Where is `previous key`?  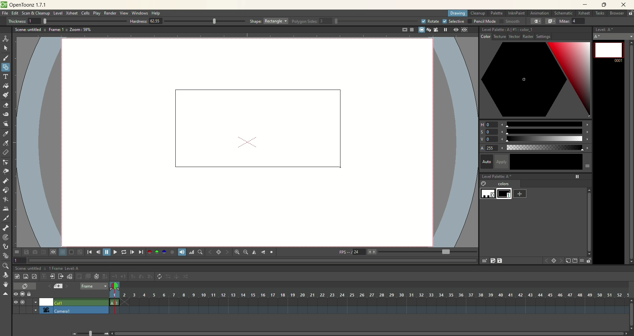
previous key is located at coordinates (546, 262).